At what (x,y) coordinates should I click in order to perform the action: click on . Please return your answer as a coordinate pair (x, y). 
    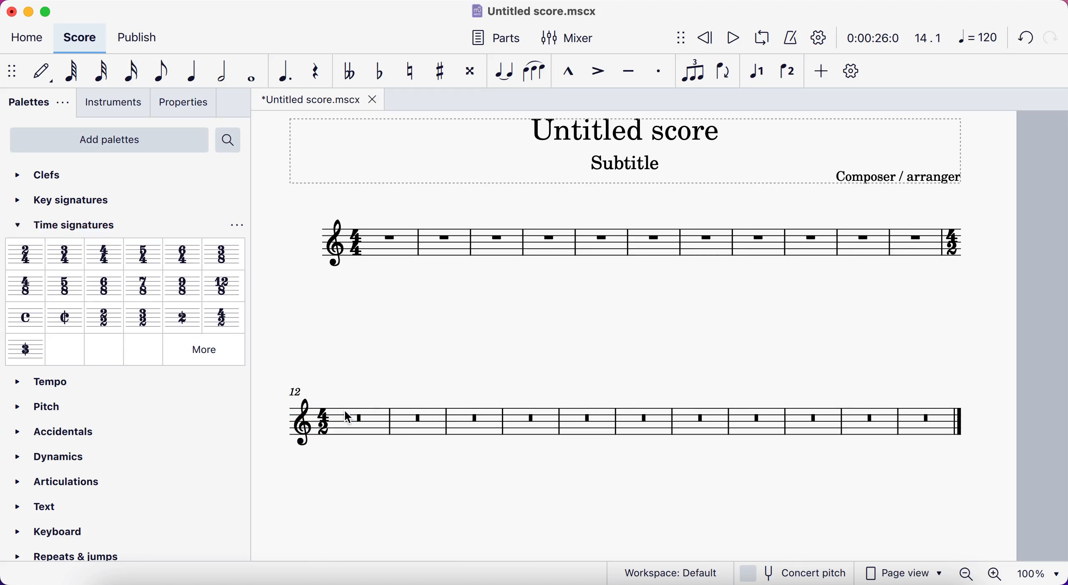
    Looking at the image, I should click on (183, 255).